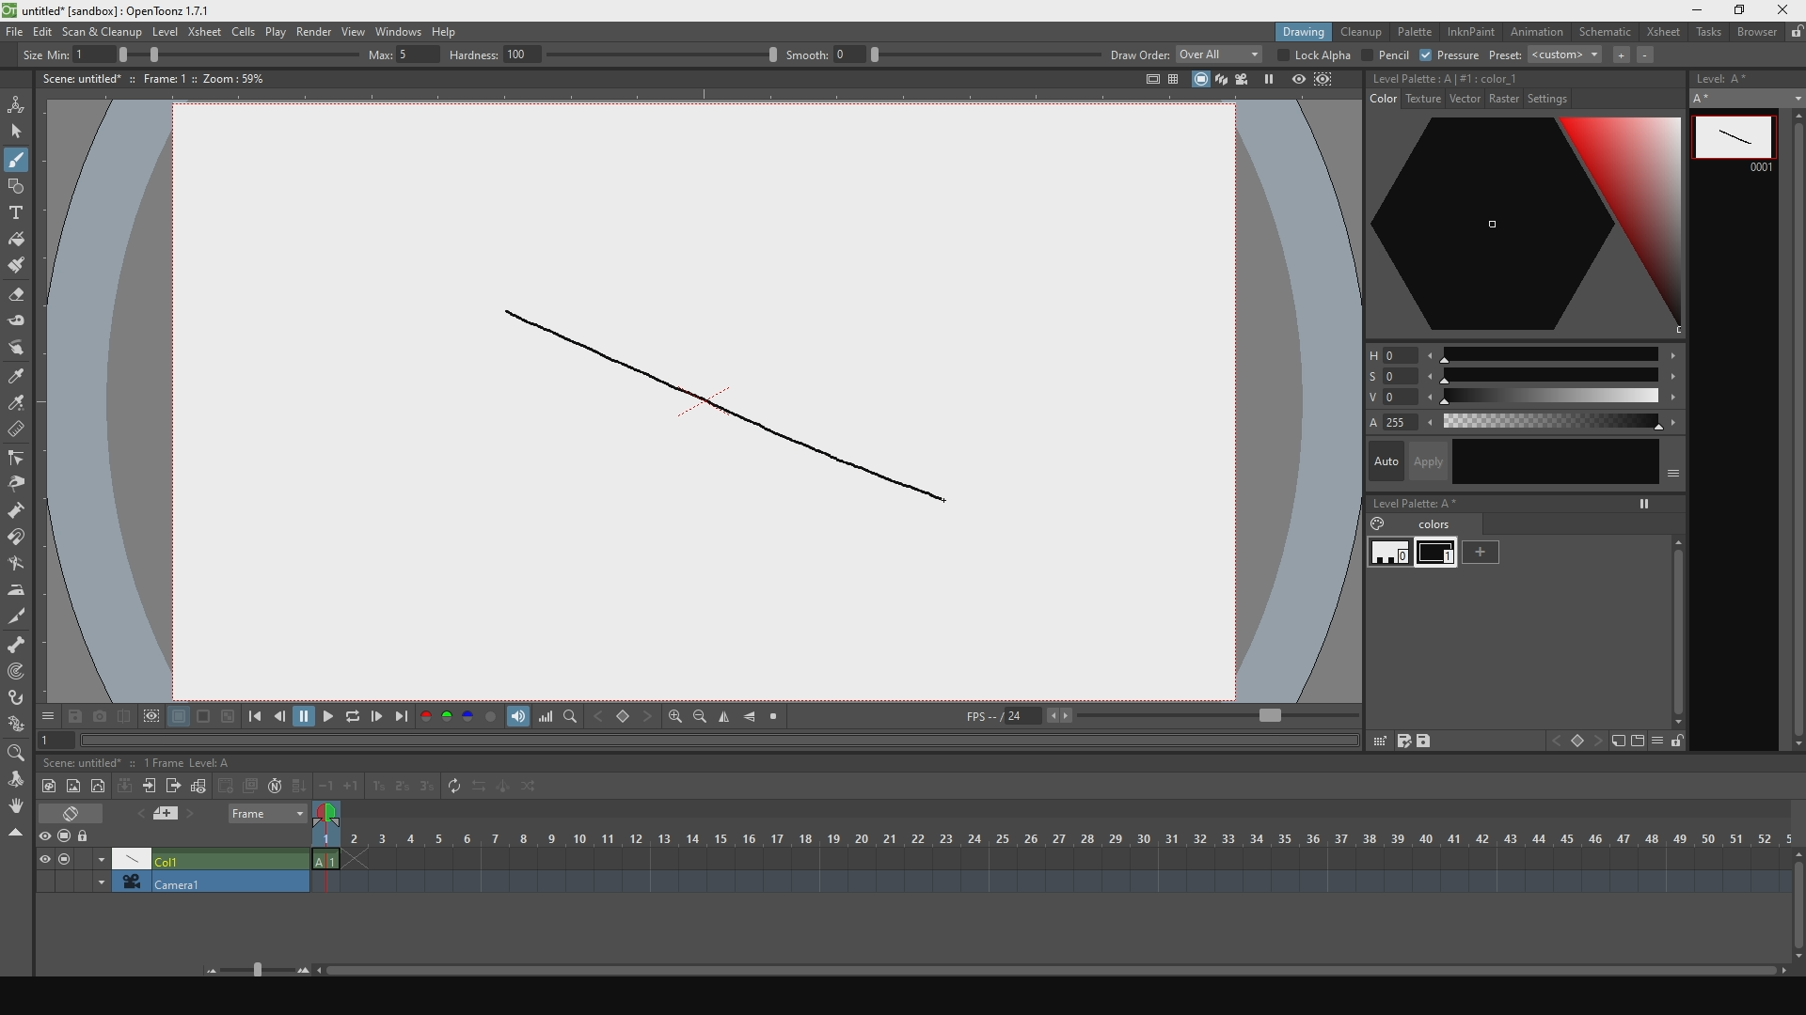 The height and width of the screenshot is (1015, 1806). I want to click on frames toolbar, so click(169, 785).